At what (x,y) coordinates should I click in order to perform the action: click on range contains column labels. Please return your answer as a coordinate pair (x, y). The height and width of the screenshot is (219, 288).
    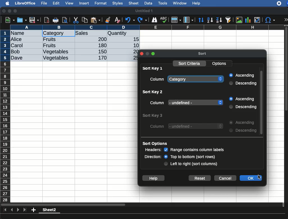
    Looking at the image, I should click on (194, 149).